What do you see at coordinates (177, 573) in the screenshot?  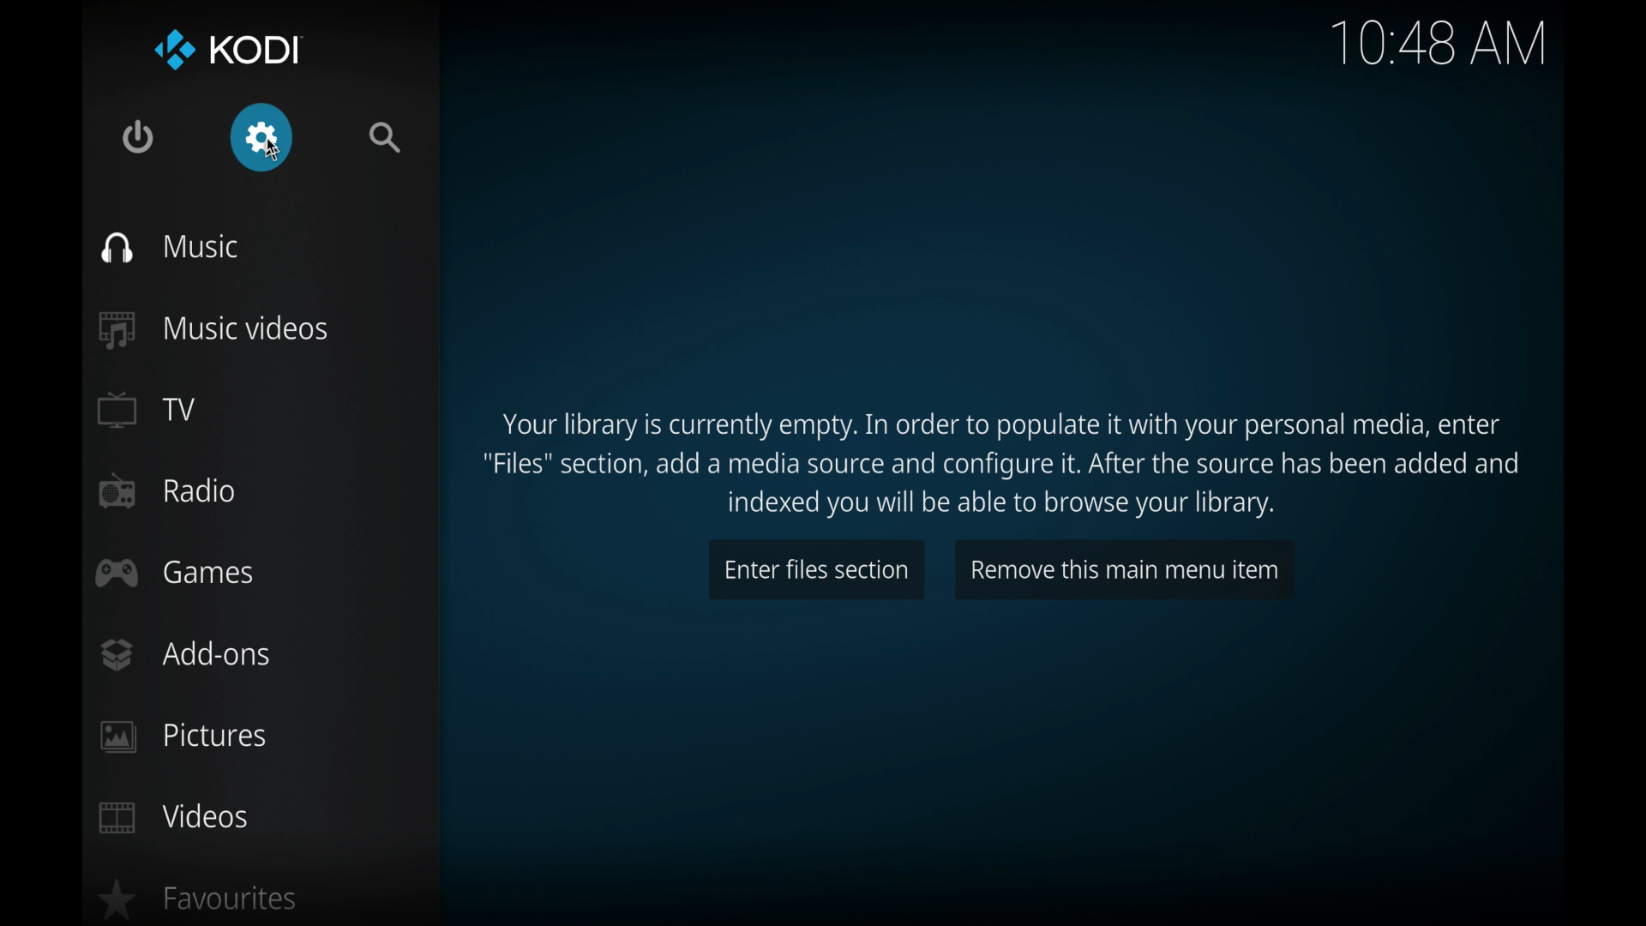 I see `games` at bounding box center [177, 573].